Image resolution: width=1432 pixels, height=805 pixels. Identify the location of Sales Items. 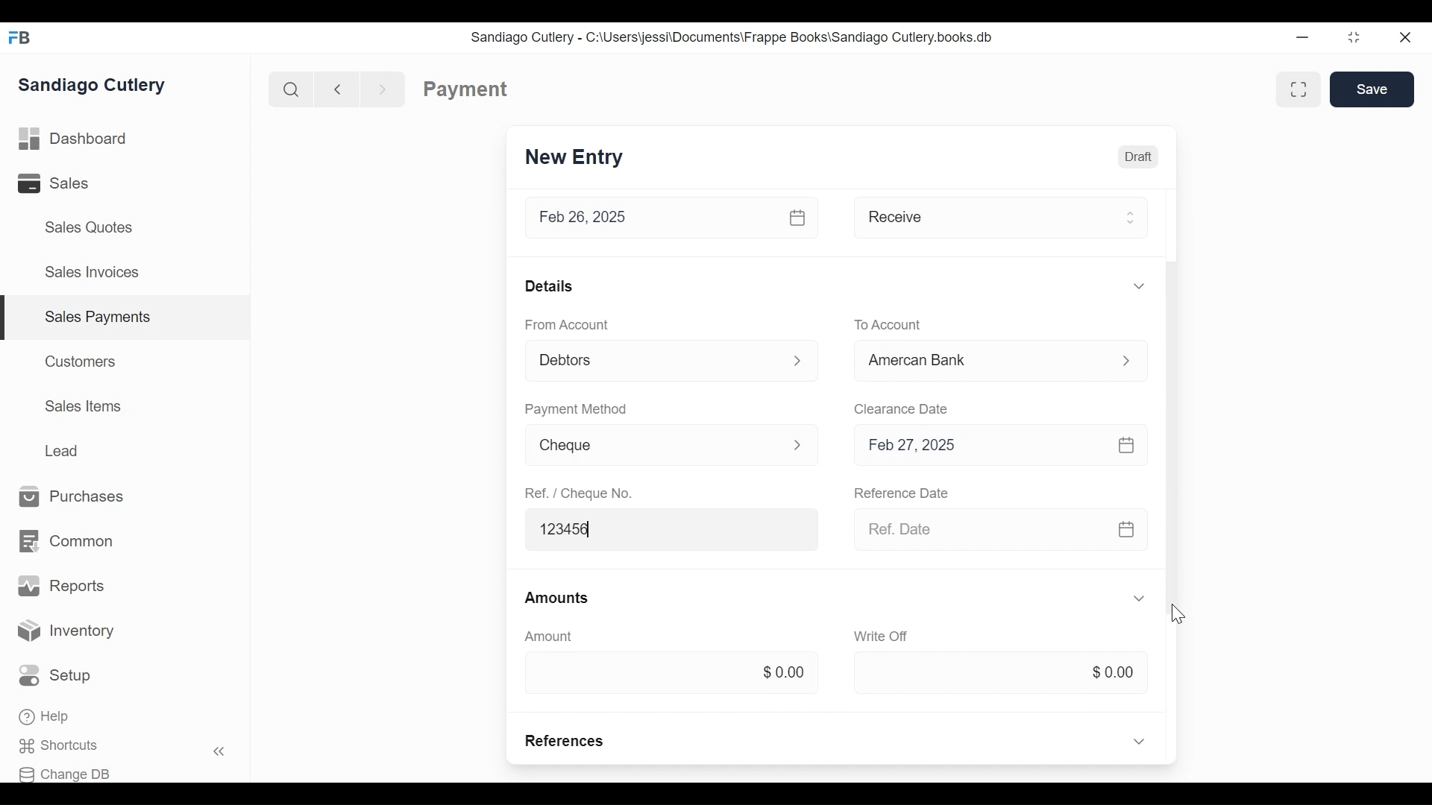
(84, 406).